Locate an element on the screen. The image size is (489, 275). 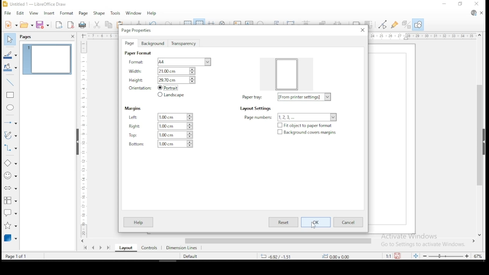
checkbox: fit object to paper format is located at coordinates (307, 125).